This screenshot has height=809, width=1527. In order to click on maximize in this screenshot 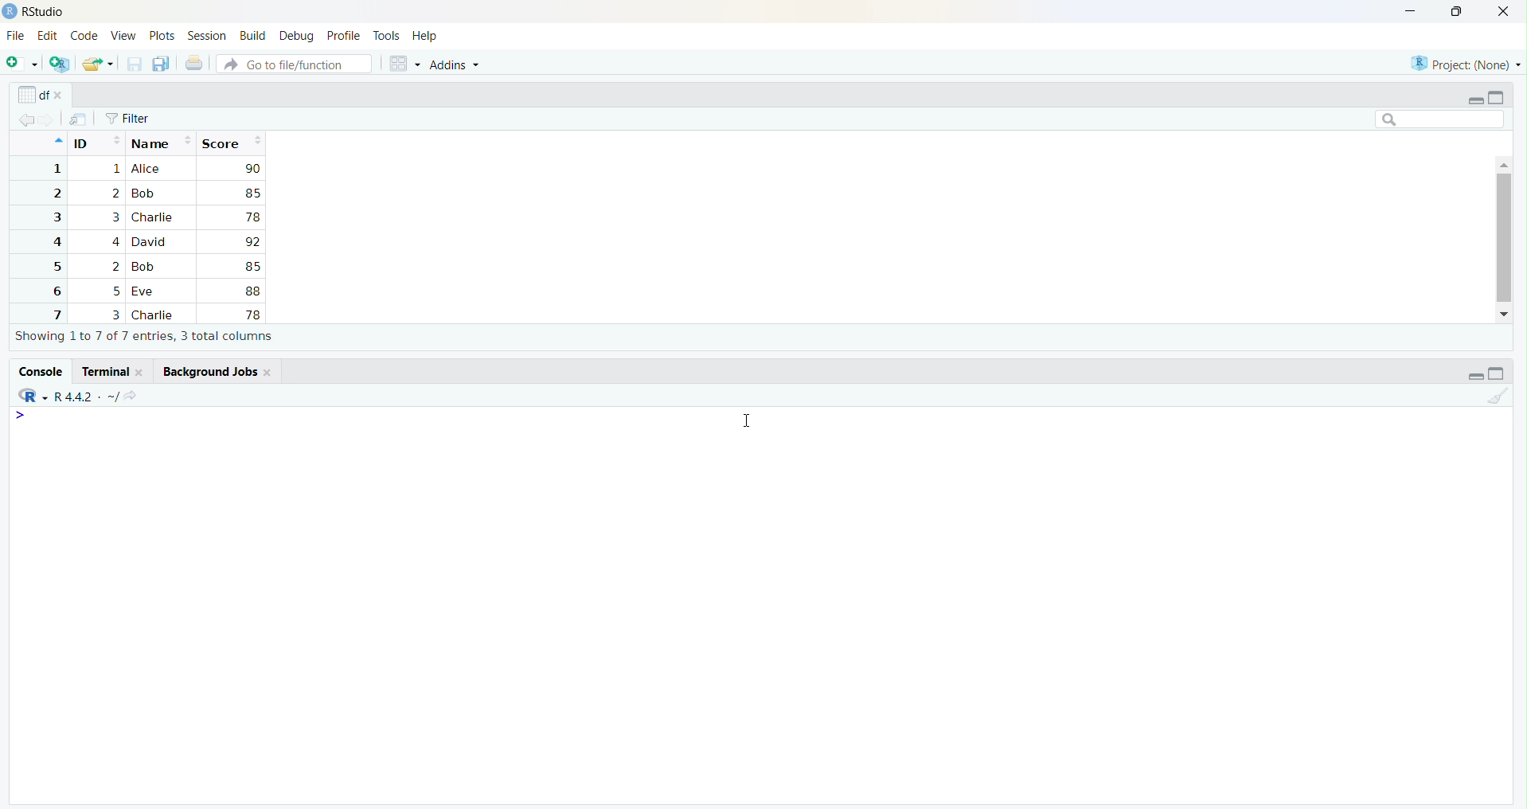, I will do `click(1497, 97)`.